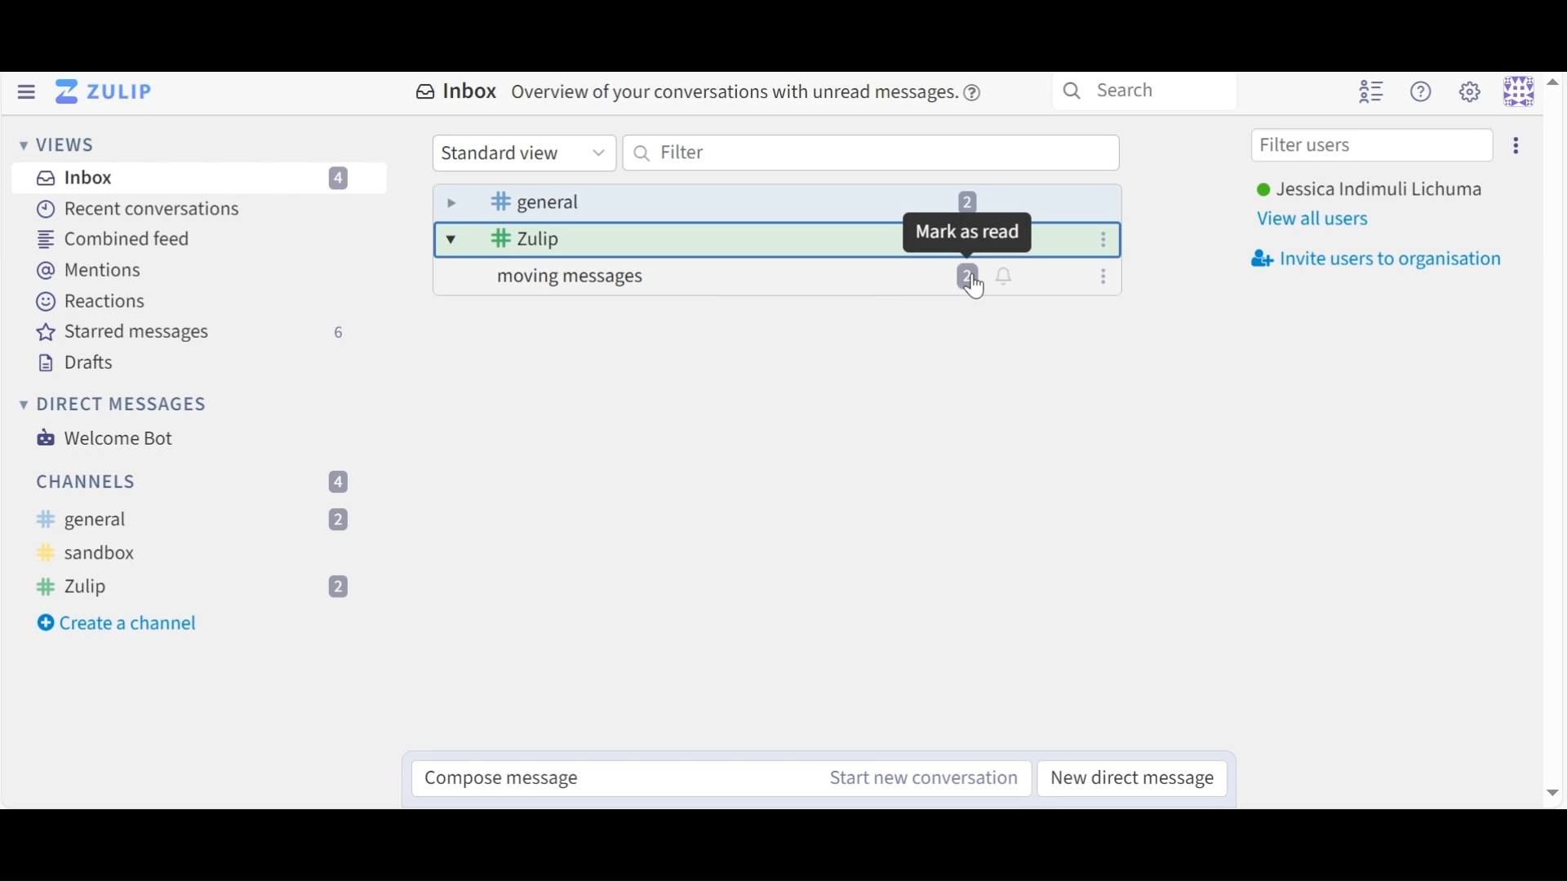 Image resolution: width=1567 pixels, height=881 pixels. Describe the element at coordinates (1127, 777) in the screenshot. I see `New Direct Channel` at that location.